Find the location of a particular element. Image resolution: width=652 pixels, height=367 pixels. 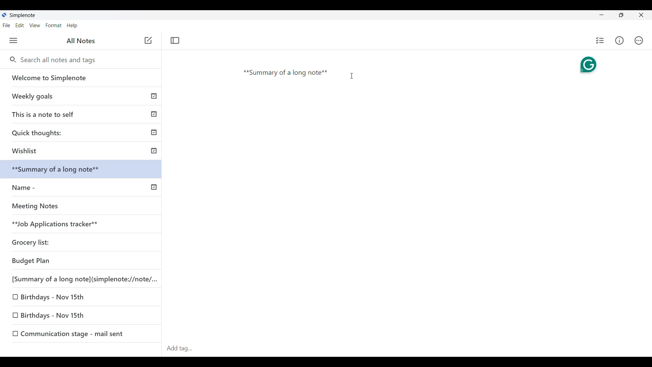

SimpleNote is located at coordinates (21, 15).